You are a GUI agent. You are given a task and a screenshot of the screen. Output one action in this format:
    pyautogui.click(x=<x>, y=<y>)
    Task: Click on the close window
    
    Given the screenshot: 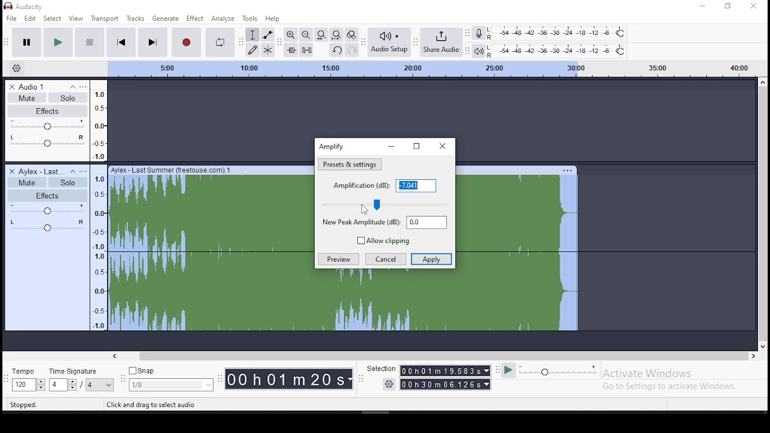 What is the action you would take?
    pyautogui.click(x=754, y=7)
    